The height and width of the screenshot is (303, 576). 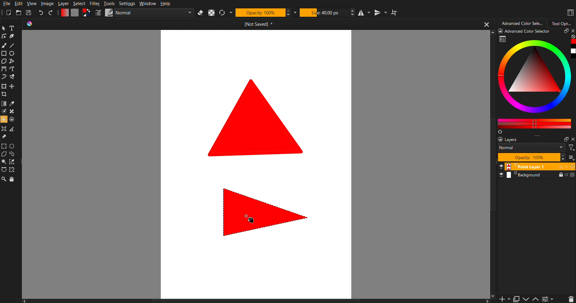 What do you see at coordinates (538, 82) in the screenshot?
I see `Advanced Color Selector` at bounding box center [538, 82].